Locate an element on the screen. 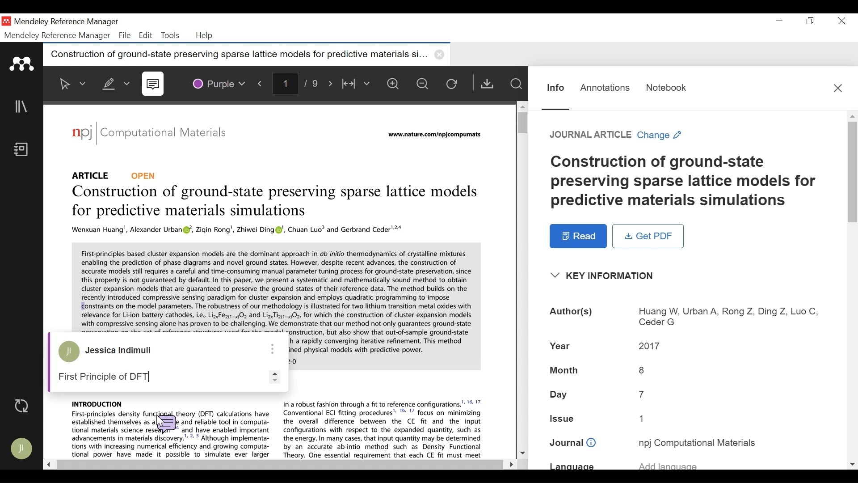  Add a comment is located at coordinates (155, 376).